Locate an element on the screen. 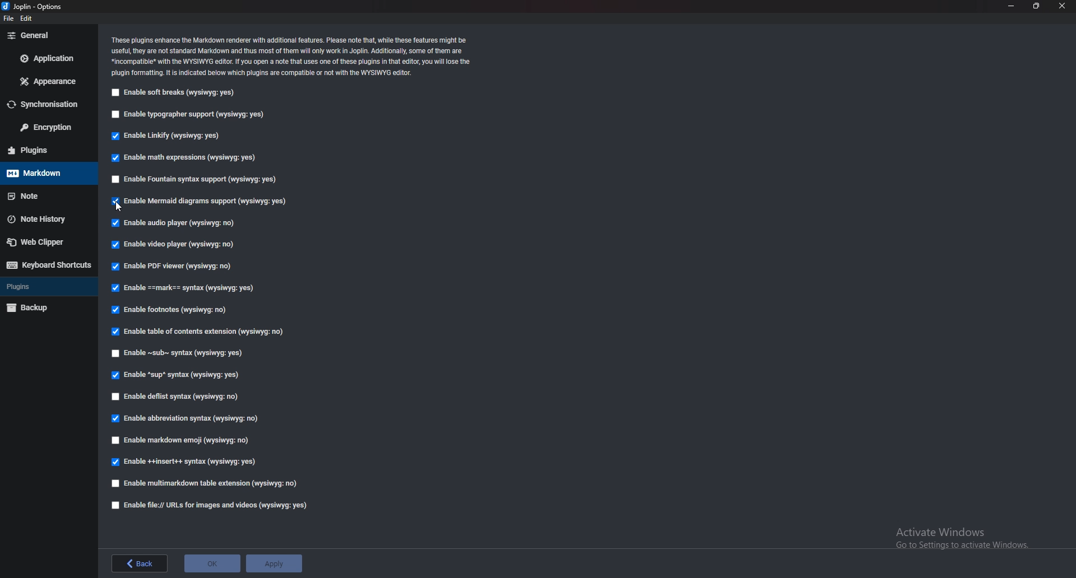 This screenshot has width=1076, height=578. Plugins is located at coordinates (43, 151).